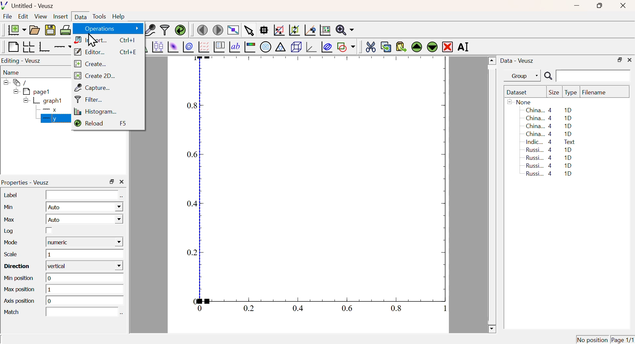  Describe the element at coordinates (250, 47) in the screenshot. I see `Image Color bar` at that location.